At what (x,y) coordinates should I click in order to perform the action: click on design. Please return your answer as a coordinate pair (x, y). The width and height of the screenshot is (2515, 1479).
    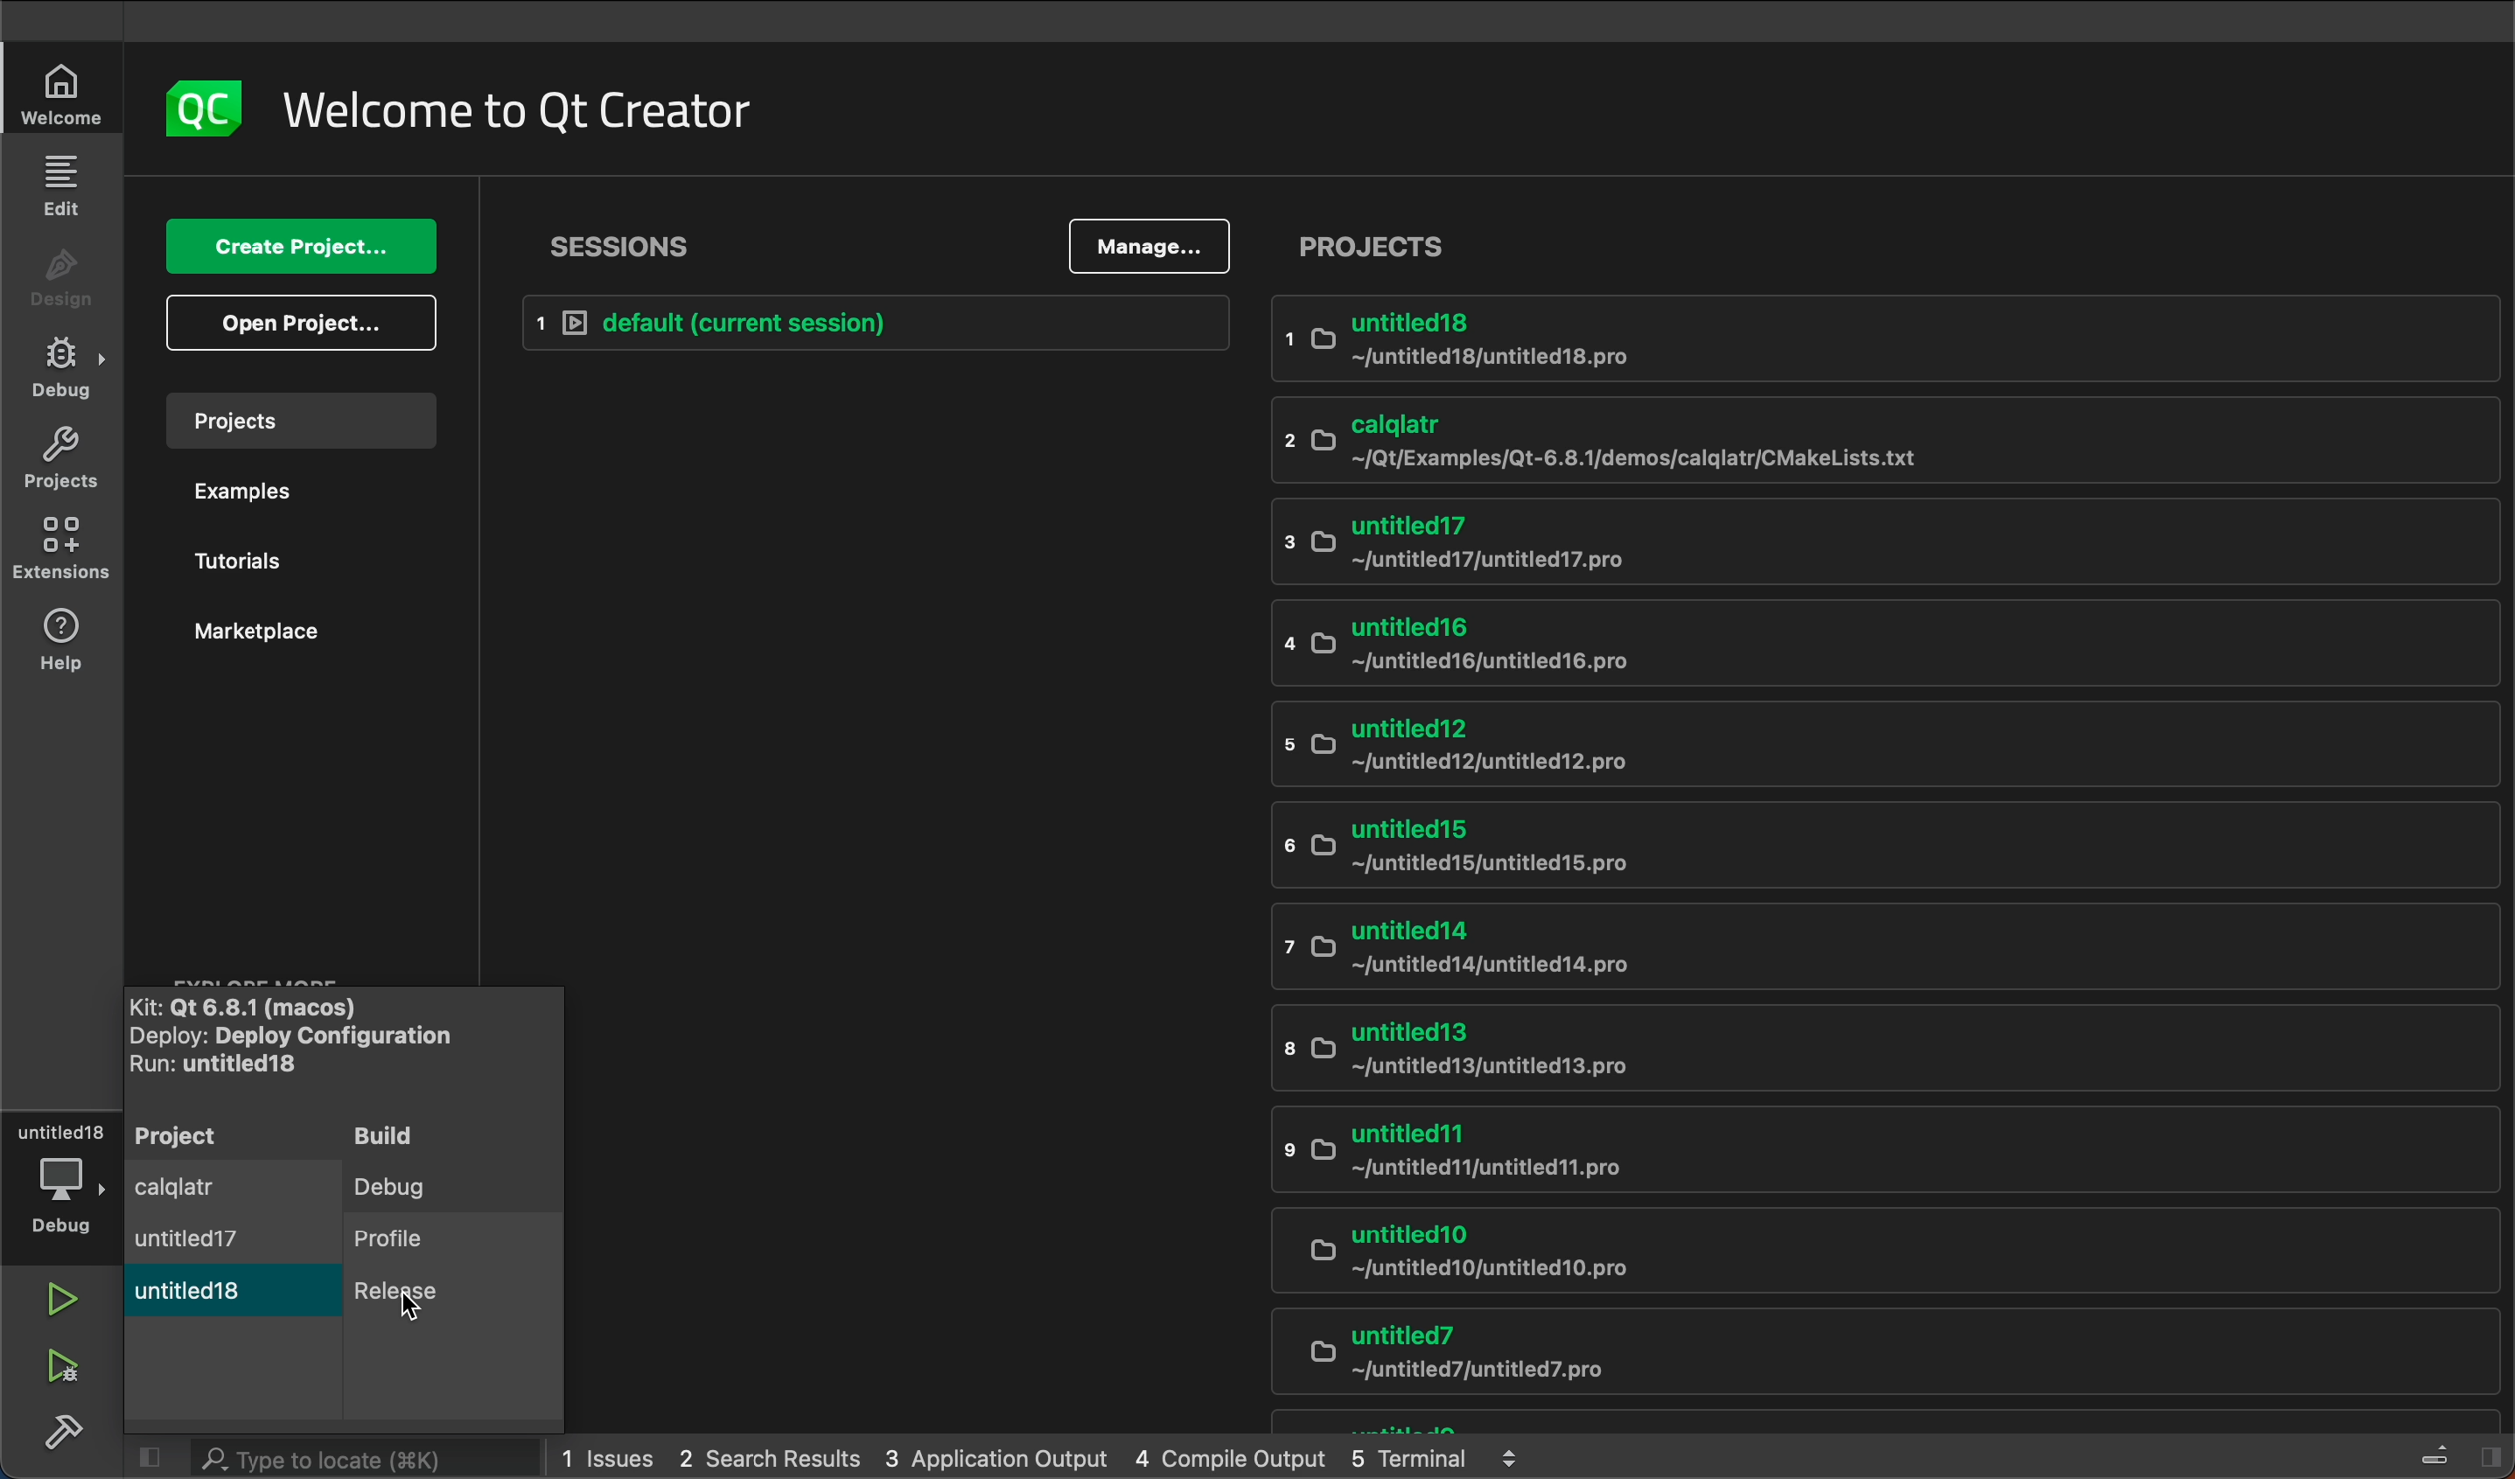
    Looking at the image, I should click on (62, 285).